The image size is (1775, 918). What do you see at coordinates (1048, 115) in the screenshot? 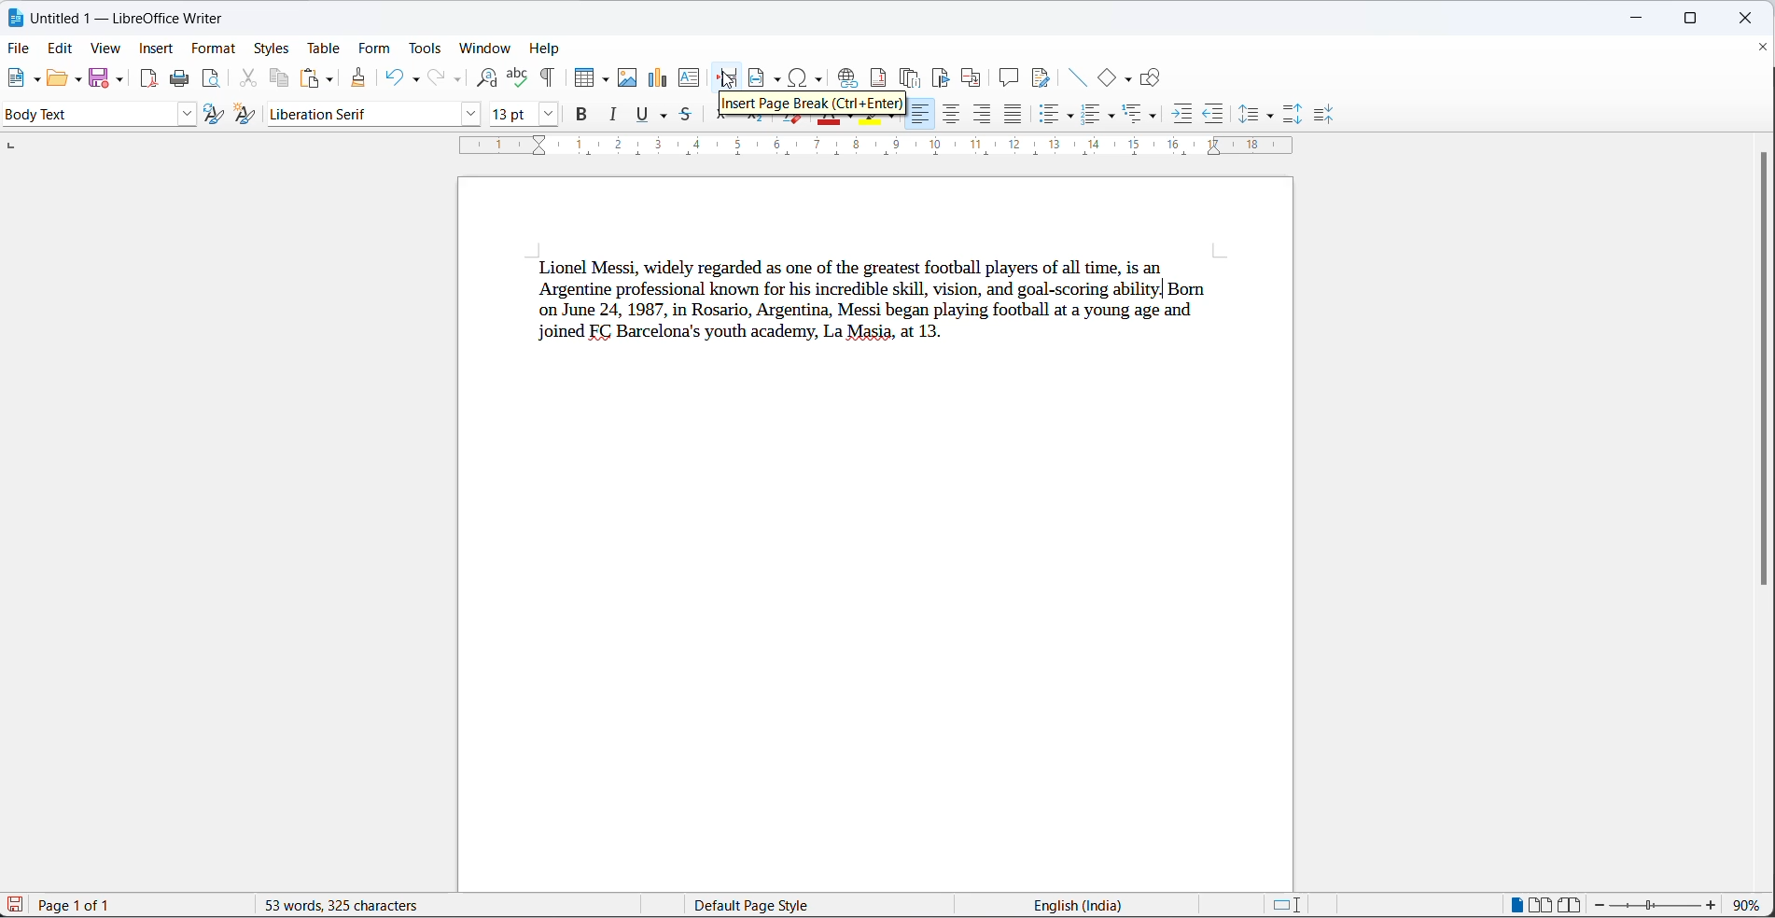
I see `toggle unordered list ` at bounding box center [1048, 115].